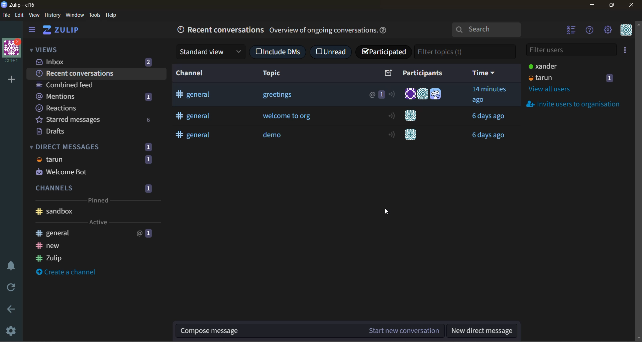 The width and height of the screenshot is (642, 342). Describe the element at coordinates (67, 84) in the screenshot. I see `combined feed` at that location.